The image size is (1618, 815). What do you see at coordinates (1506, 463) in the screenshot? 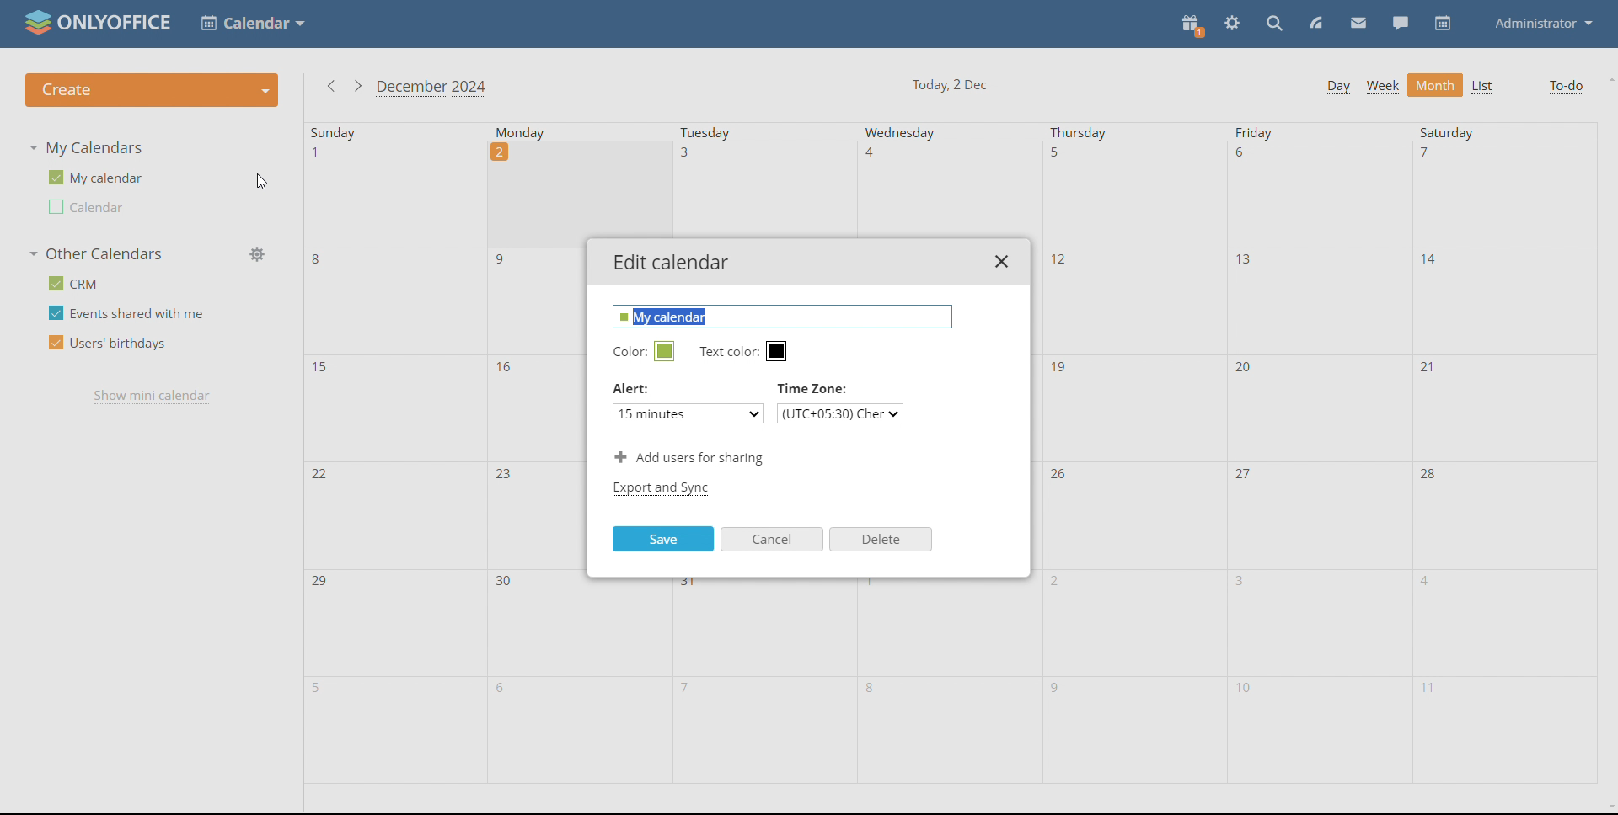
I see `saturday` at bounding box center [1506, 463].